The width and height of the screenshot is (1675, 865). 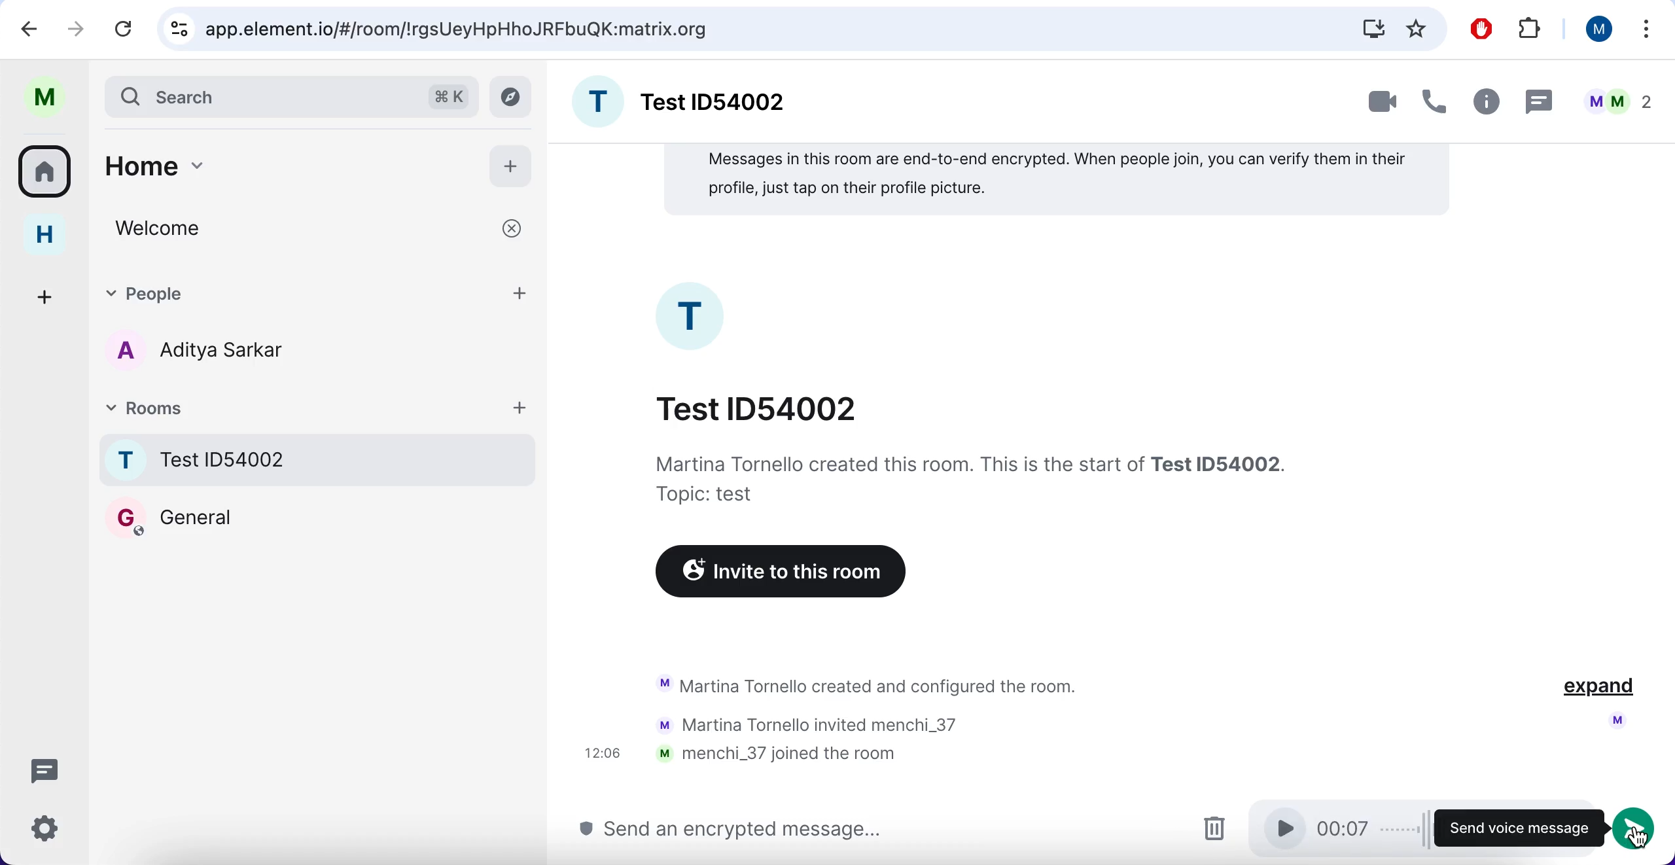 I want to click on user, so click(x=44, y=97).